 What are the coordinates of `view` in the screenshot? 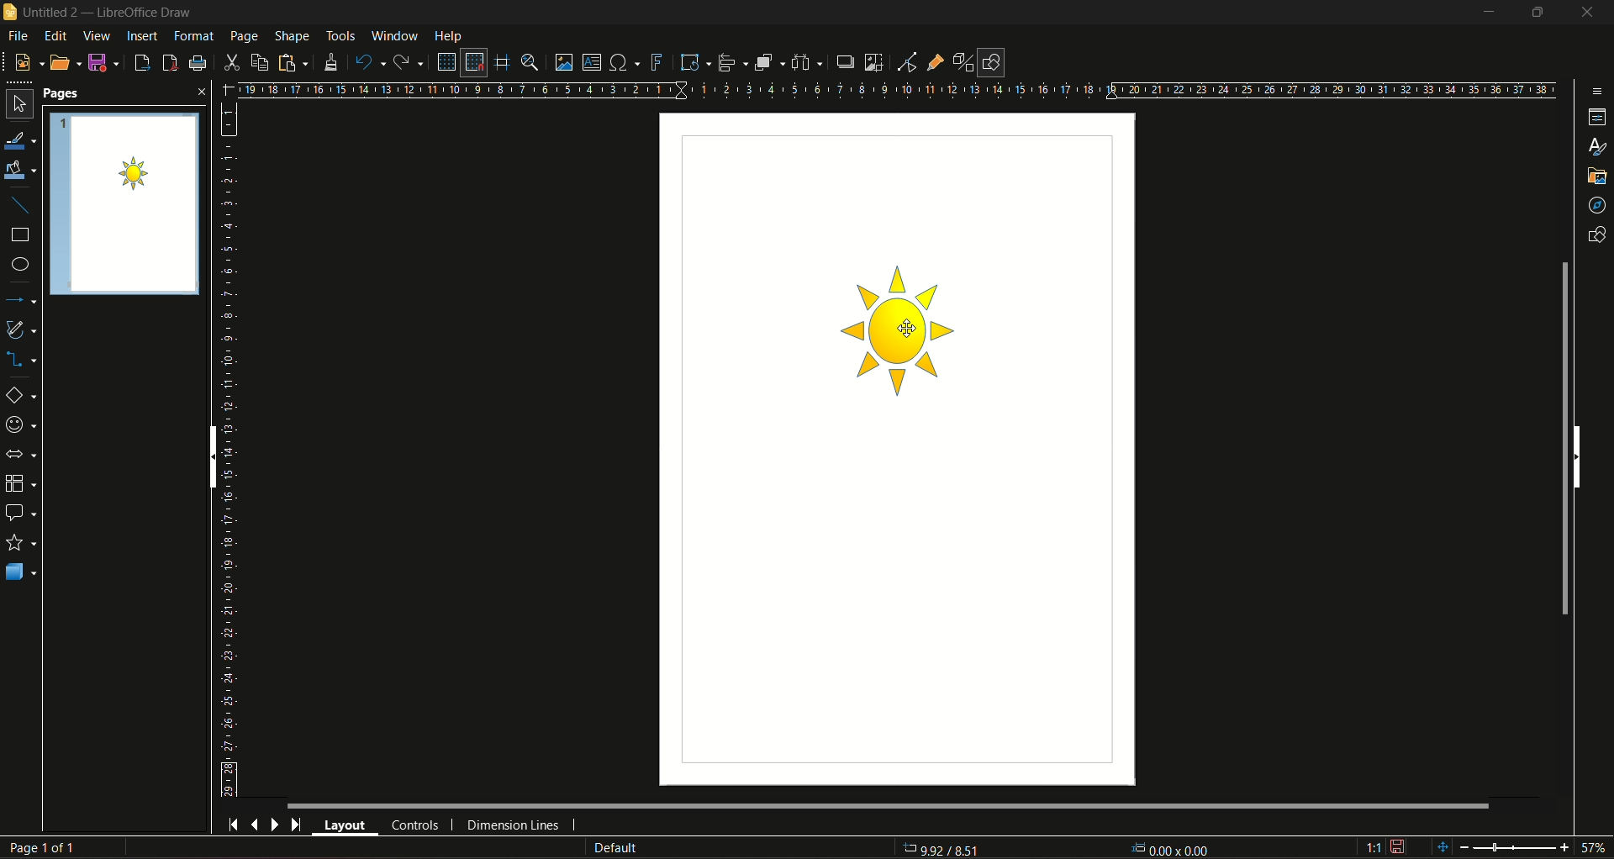 It's located at (98, 37).